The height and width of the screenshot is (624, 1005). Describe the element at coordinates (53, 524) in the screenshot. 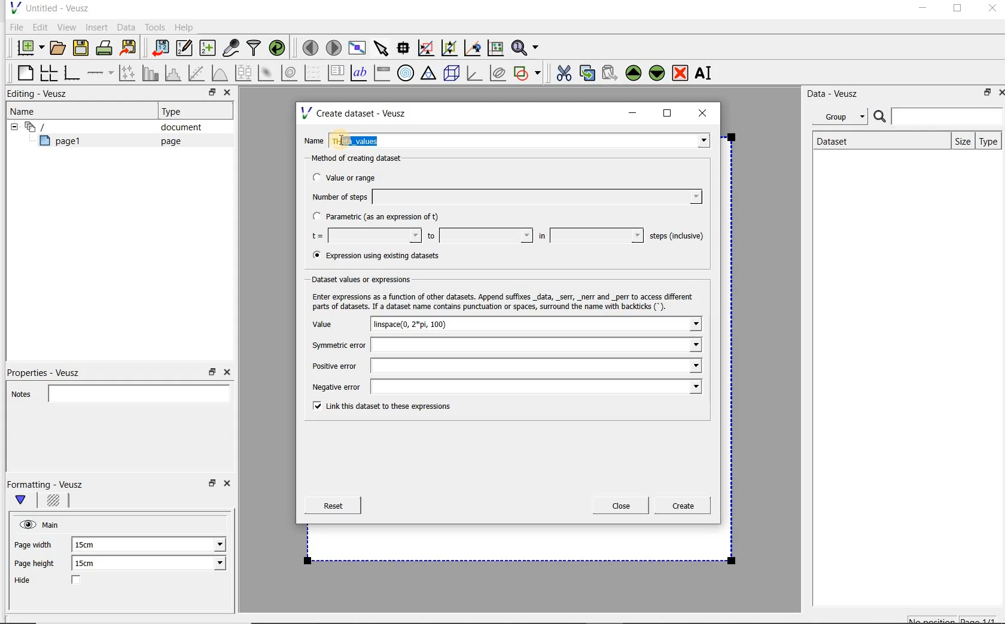

I see `Main` at that location.